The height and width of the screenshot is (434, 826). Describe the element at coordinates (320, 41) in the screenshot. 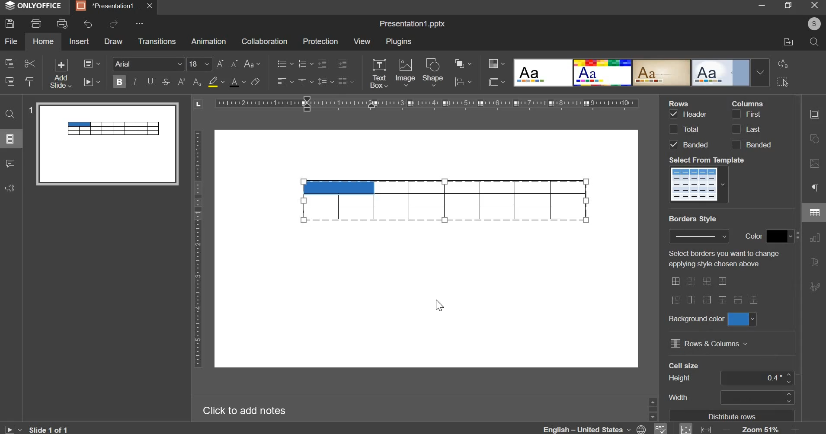

I see `protection` at that location.